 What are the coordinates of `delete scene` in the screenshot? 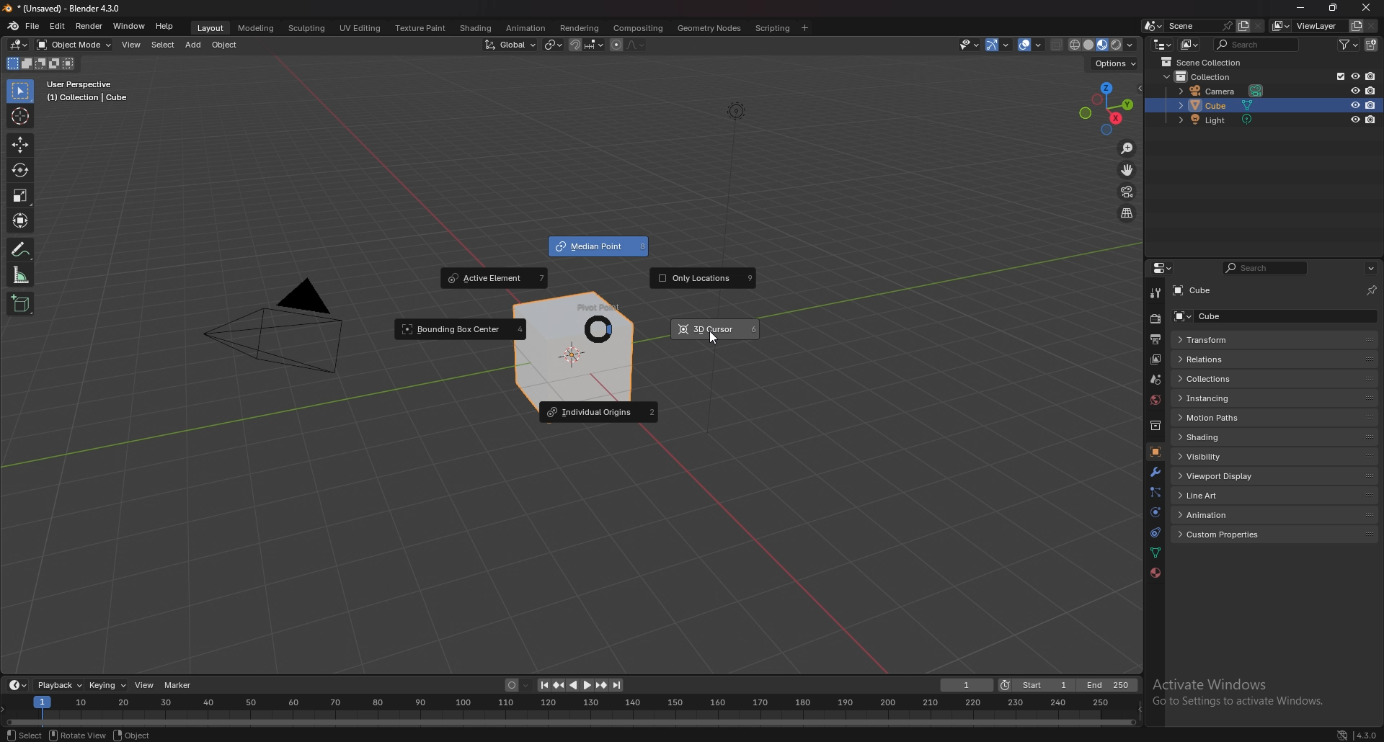 It's located at (1259, 26).